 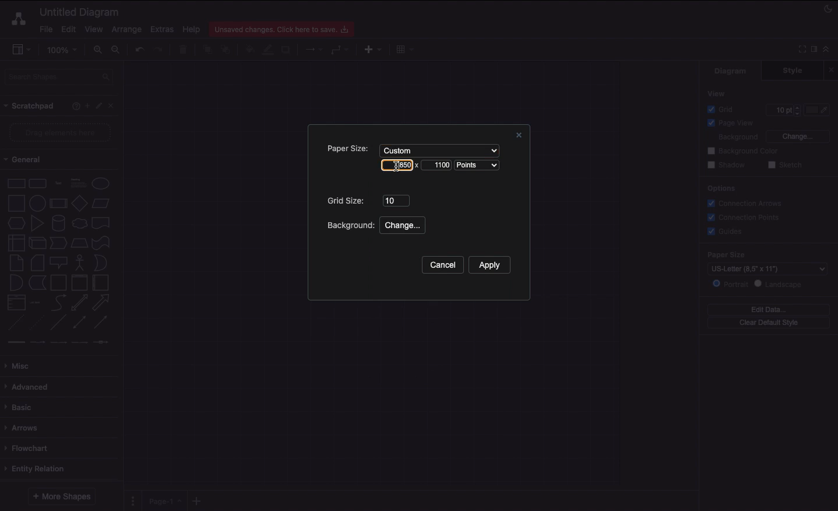 What do you see at coordinates (127, 30) in the screenshot?
I see `Arrange` at bounding box center [127, 30].